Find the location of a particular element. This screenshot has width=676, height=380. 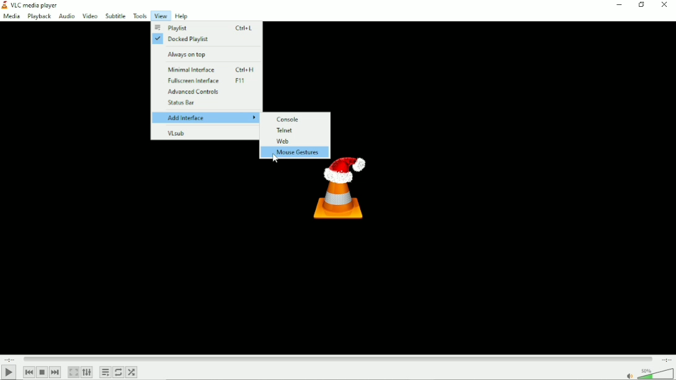

Volume is located at coordinates (648, 373).